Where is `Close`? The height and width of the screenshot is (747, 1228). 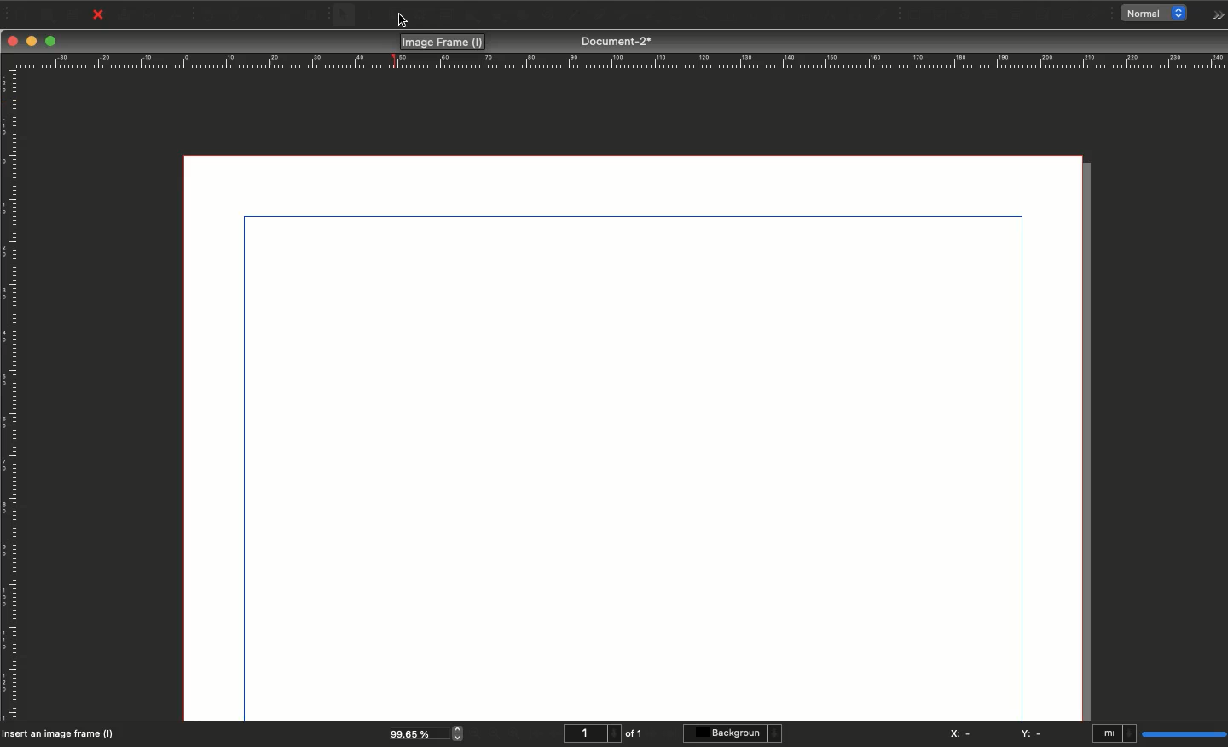 Close is located at coordinates (13, 41).